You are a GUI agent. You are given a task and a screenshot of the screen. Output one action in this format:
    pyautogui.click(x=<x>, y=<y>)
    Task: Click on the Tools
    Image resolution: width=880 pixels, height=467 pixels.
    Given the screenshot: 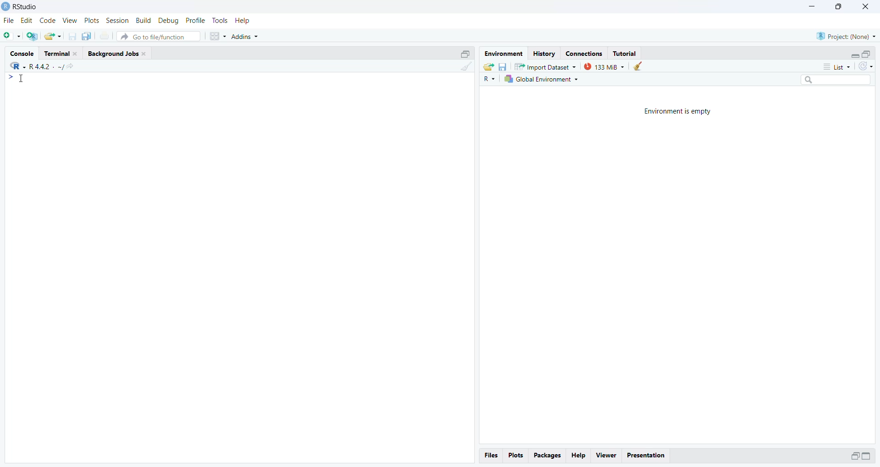 What is the action you would take?
    pyautogui.click(x=220, y=20)
    